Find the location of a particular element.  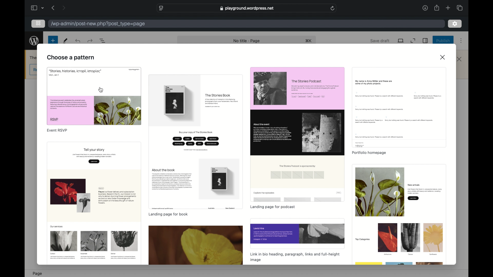

preview is located at coordinates (399, 108).